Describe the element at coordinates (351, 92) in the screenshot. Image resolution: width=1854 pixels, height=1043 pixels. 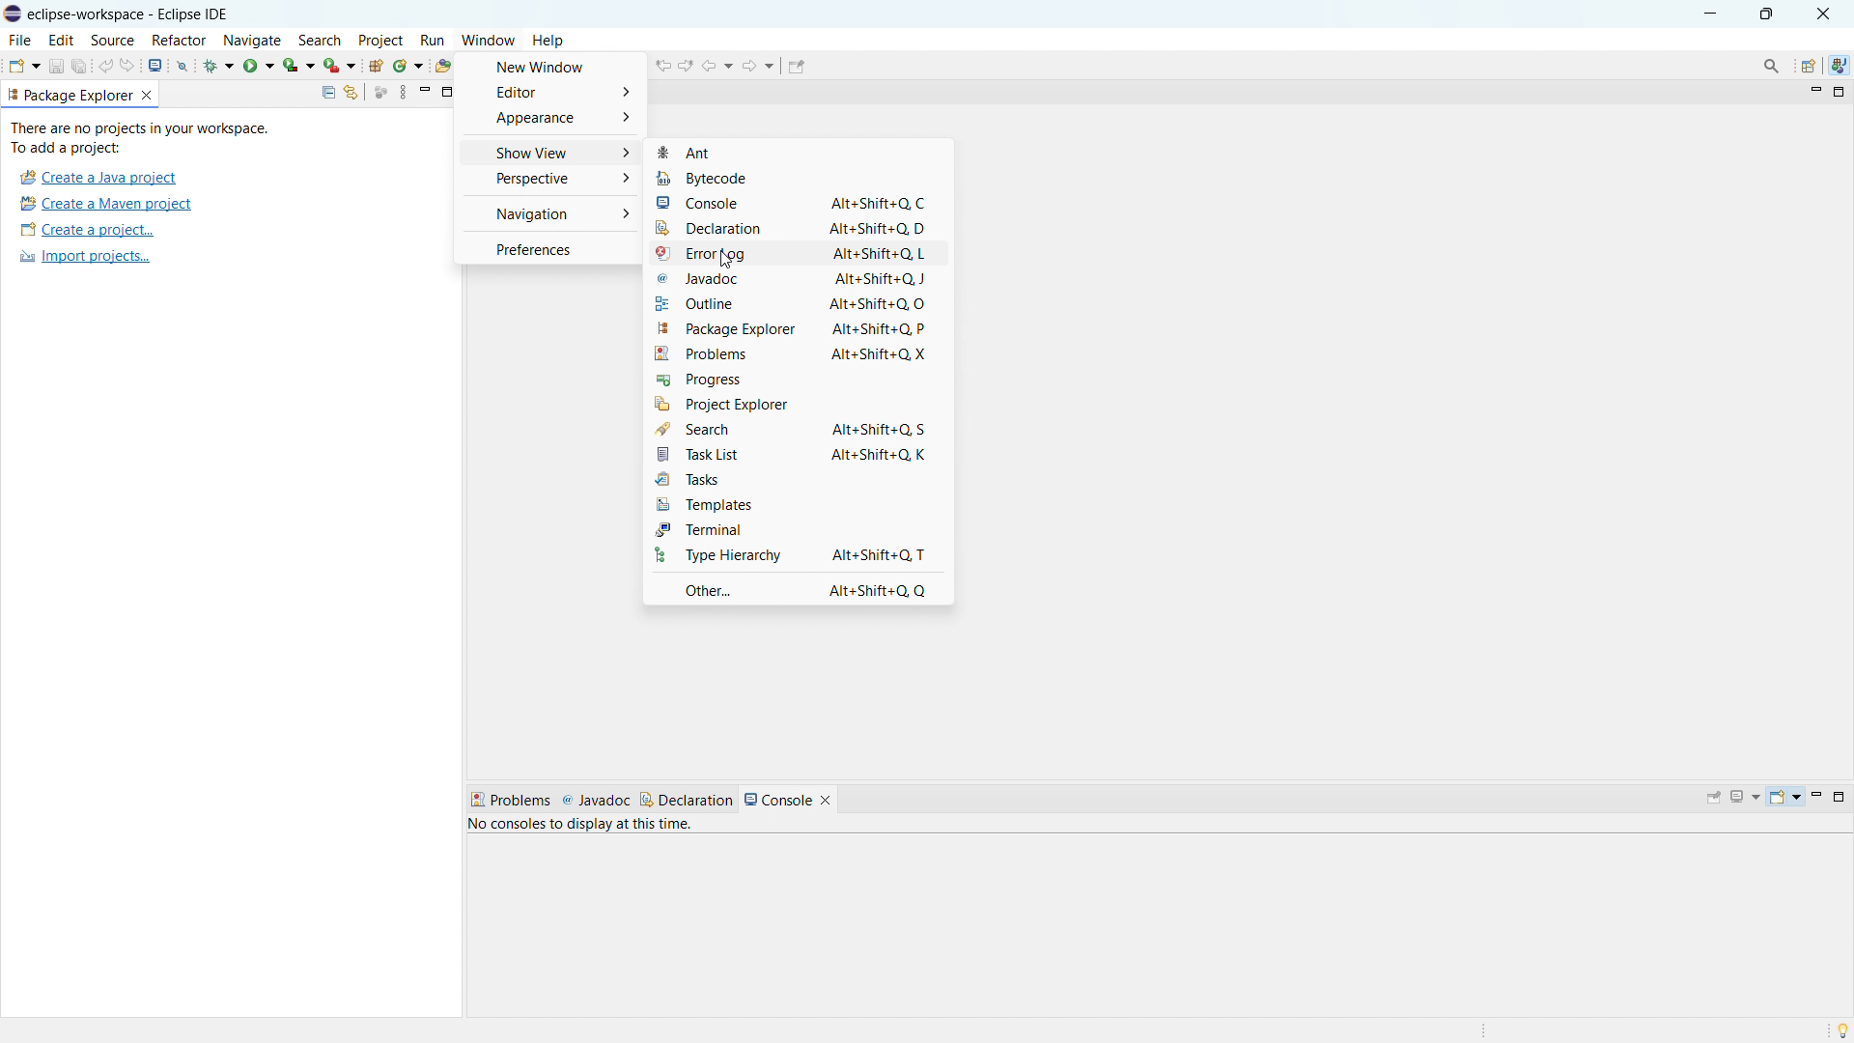
I see `link with editor` at that location.